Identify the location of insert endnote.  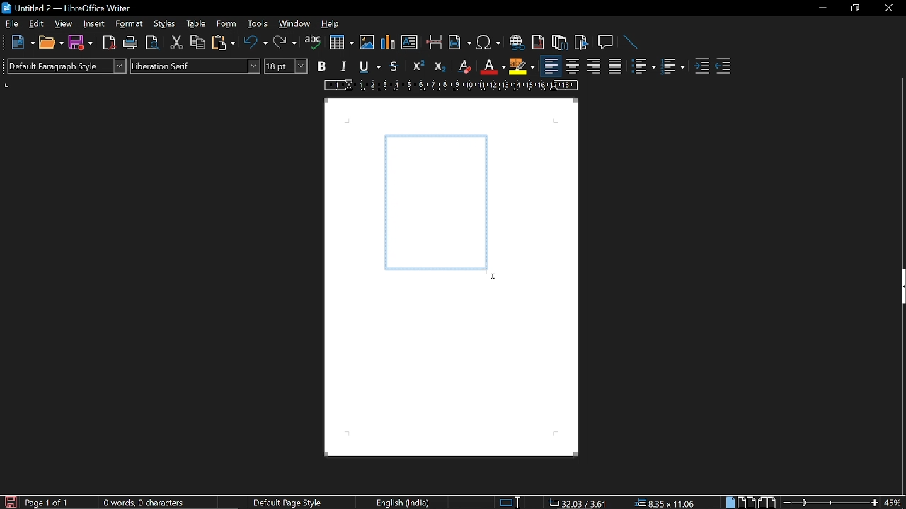
(558, 44).